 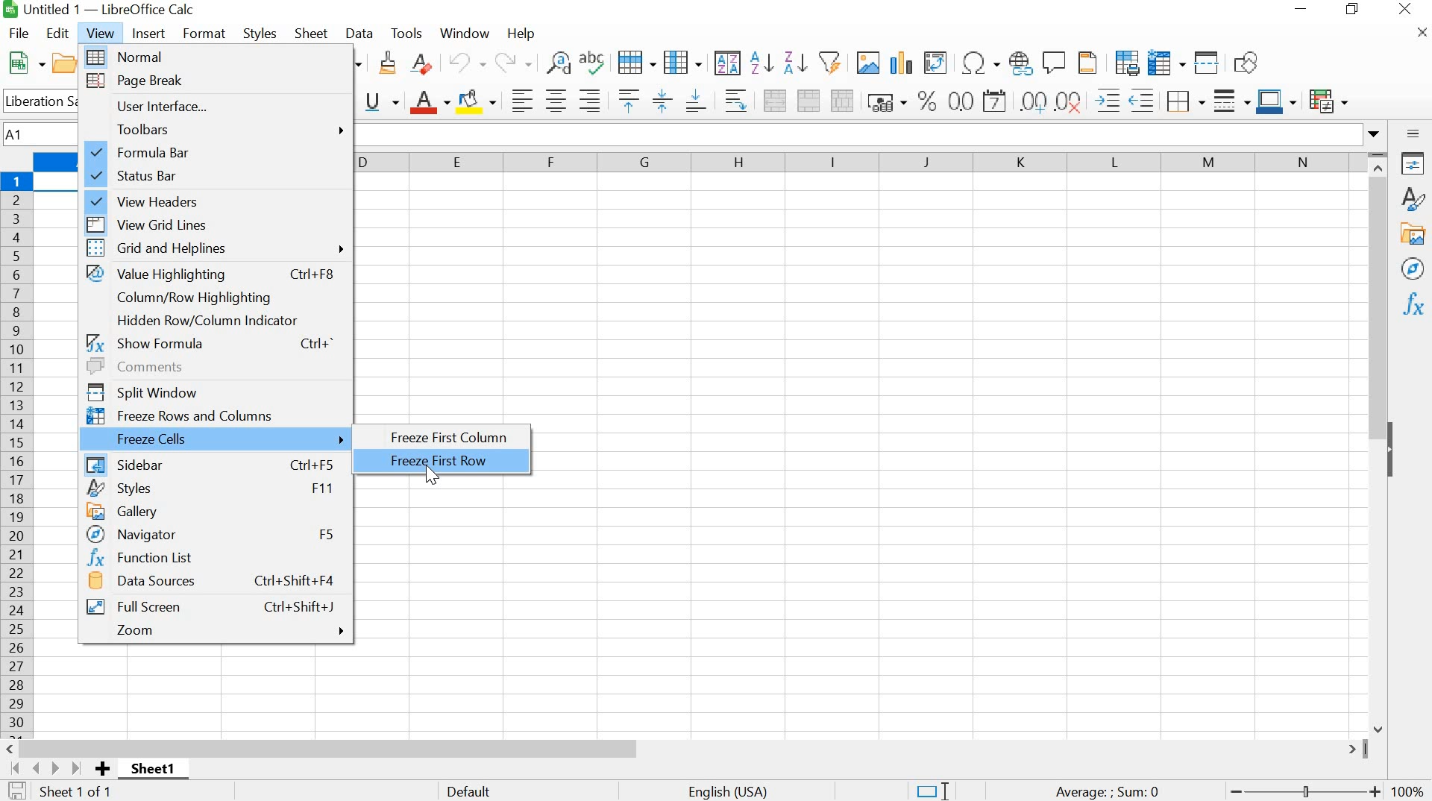 What do you see at coordinates (1021, 63) in the screenshot?
I see `INSERT HYPERLINK` at bounding box center [1021, 63].